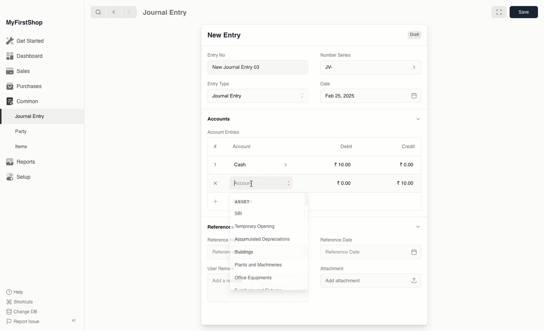 The width and height of the screenshot is (544, 331). I want to click on New Entry, so click(224, 36).